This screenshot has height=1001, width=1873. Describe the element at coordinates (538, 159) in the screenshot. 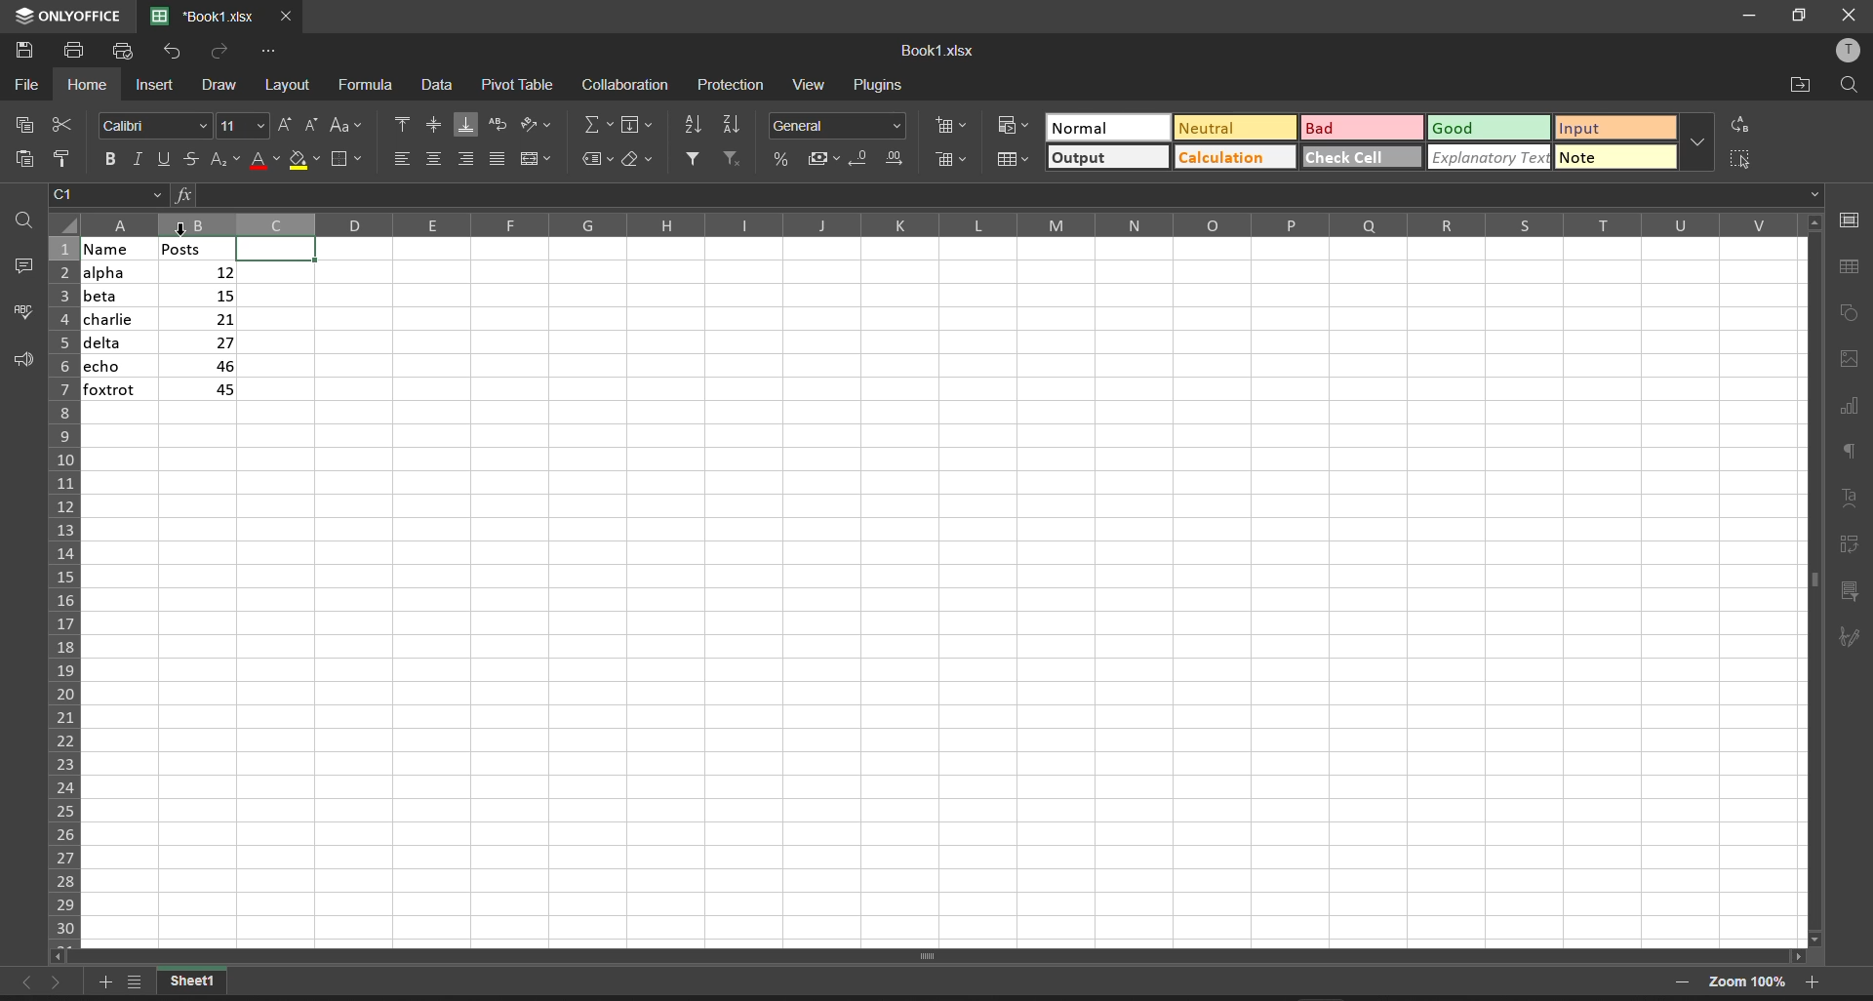

I see `merge and center` at that location.